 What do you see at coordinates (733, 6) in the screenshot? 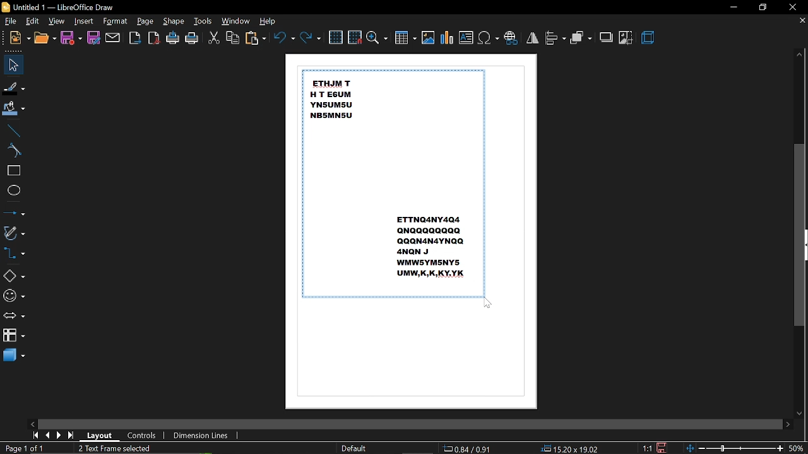
I see `minimize` at bounding box center [733, 6].